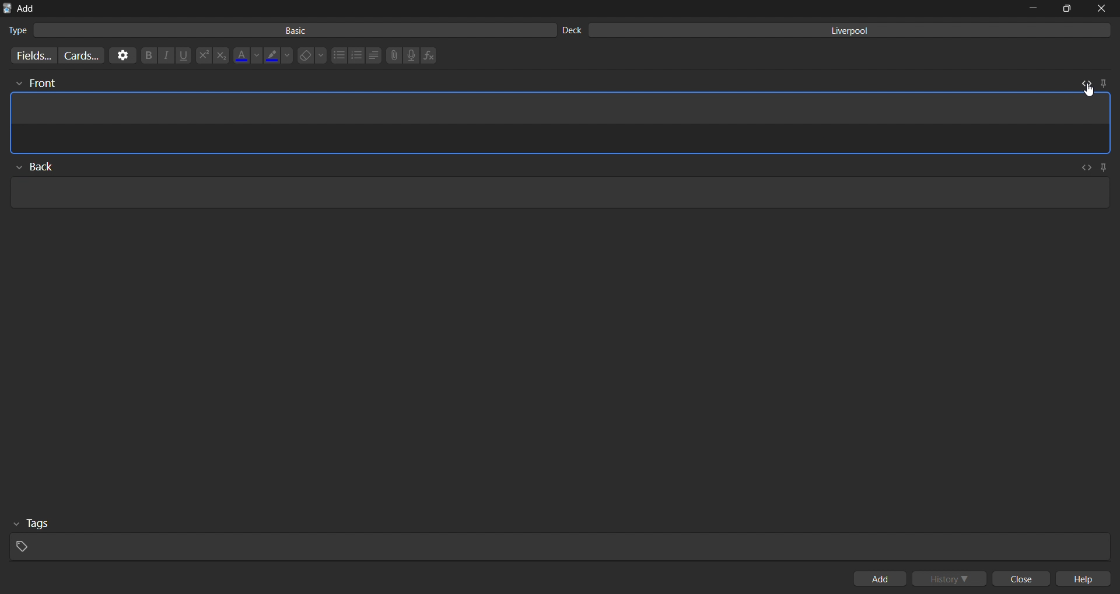 This screenshot has height=594, width=1120. Describe the element at coordinates (1105, 166) in the screenshot. I see `pin` at that location.